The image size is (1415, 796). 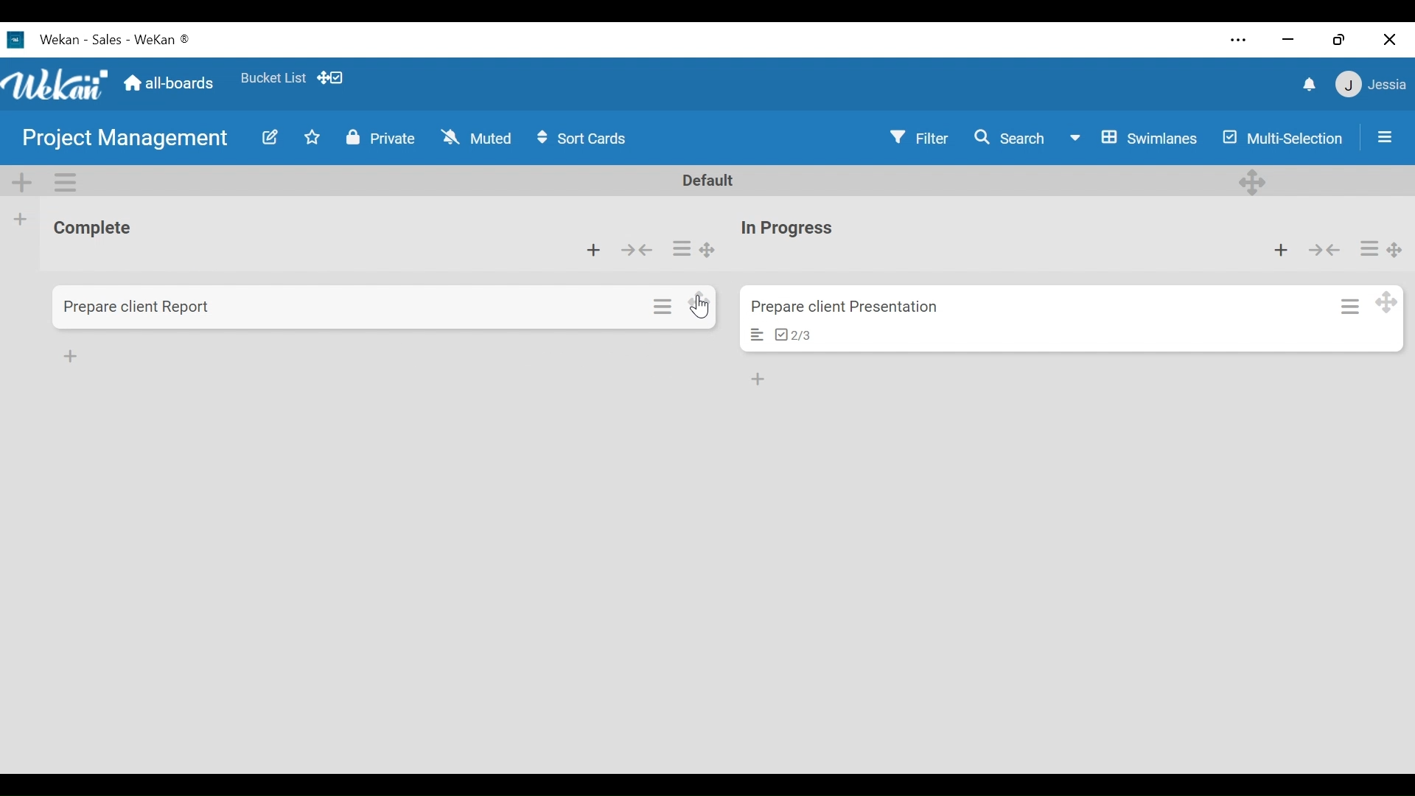 I want to click on Wekan logo, so click(x=18, y=40).